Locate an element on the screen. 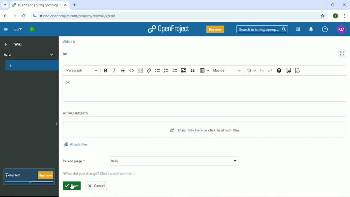  Switch to markdown mode is located at coordinates (298, 70).